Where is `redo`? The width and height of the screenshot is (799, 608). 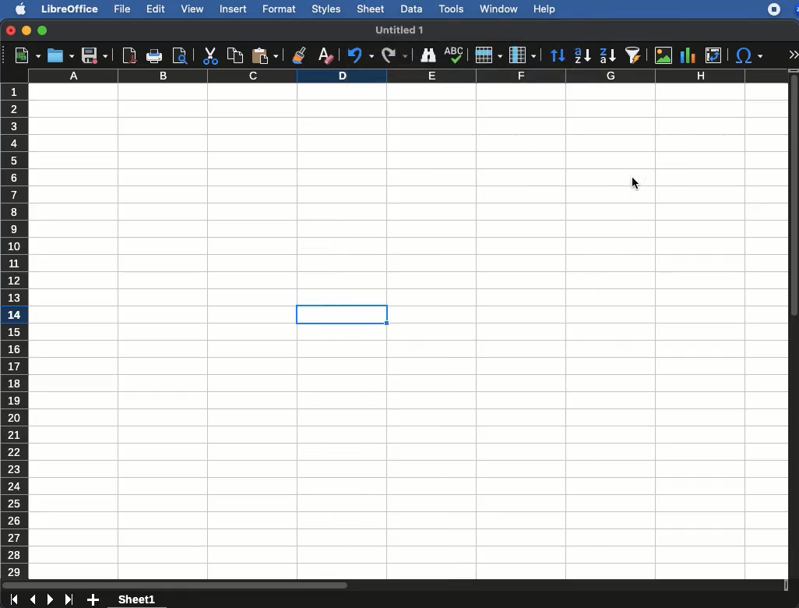 redo is located at coordinates (396, 55).